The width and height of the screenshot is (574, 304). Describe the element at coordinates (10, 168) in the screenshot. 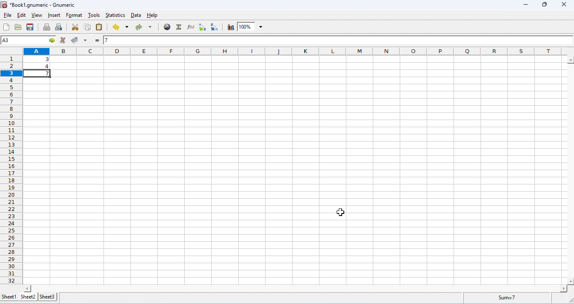

I see `row numbers` at that location.